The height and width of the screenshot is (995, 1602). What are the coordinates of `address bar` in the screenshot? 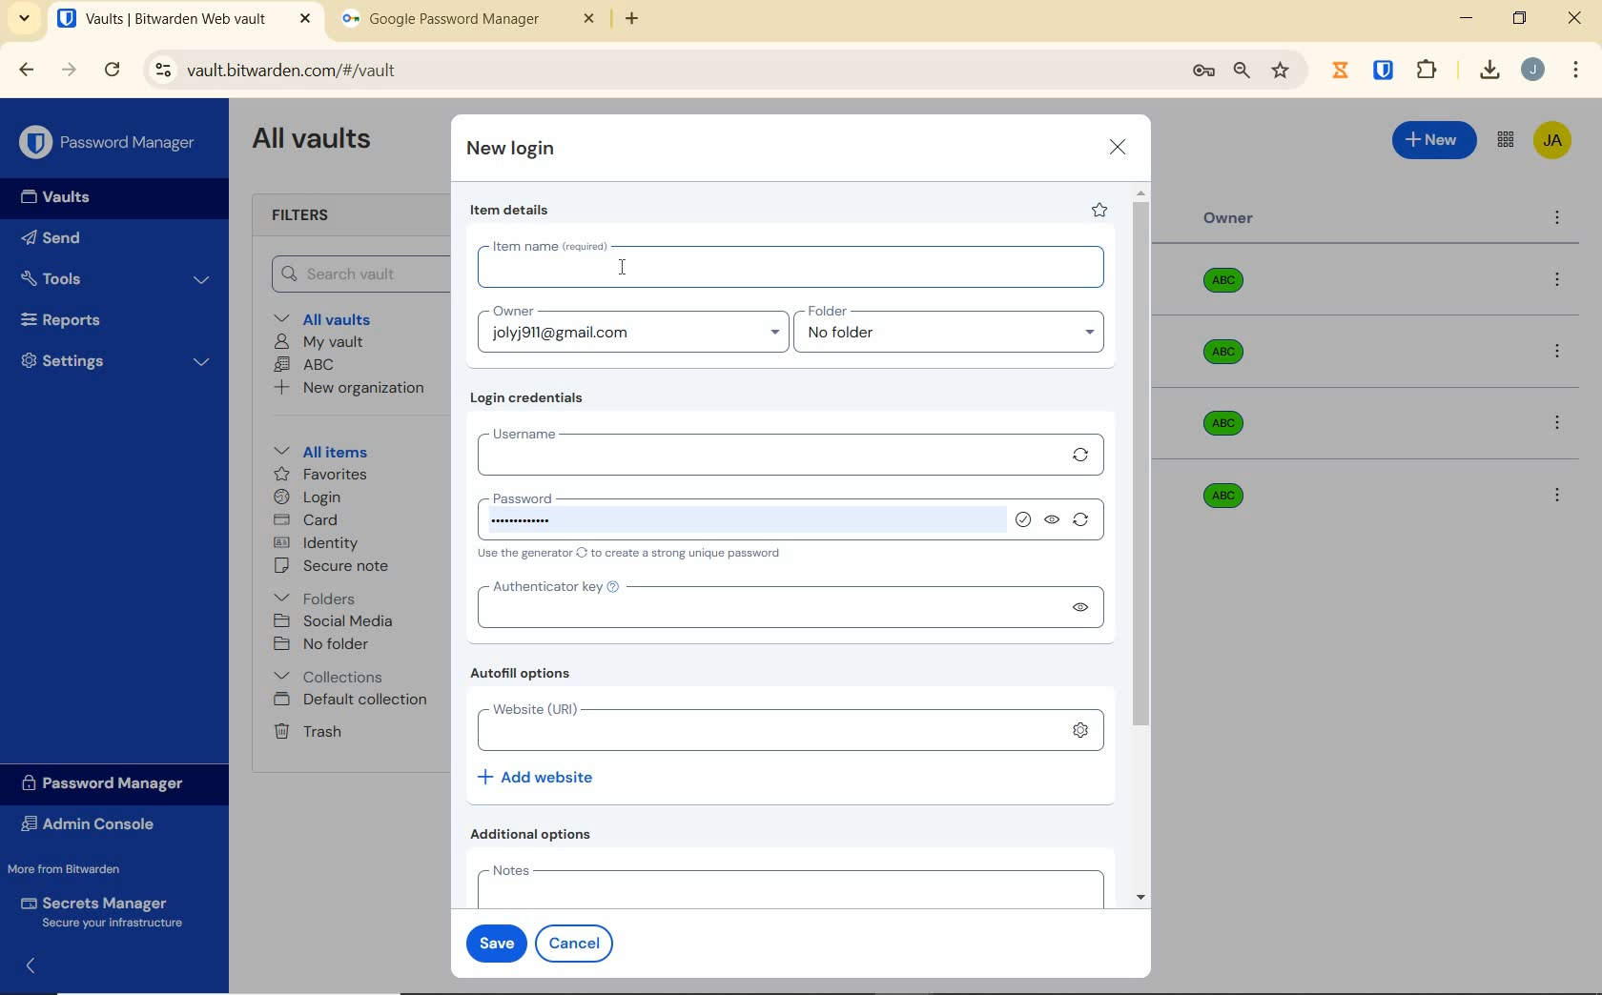 It's located at (657, 71).